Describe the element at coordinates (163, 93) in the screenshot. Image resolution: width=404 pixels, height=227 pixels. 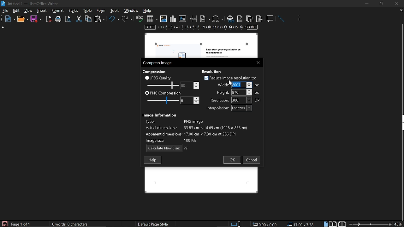
I see `png compression` at that location.